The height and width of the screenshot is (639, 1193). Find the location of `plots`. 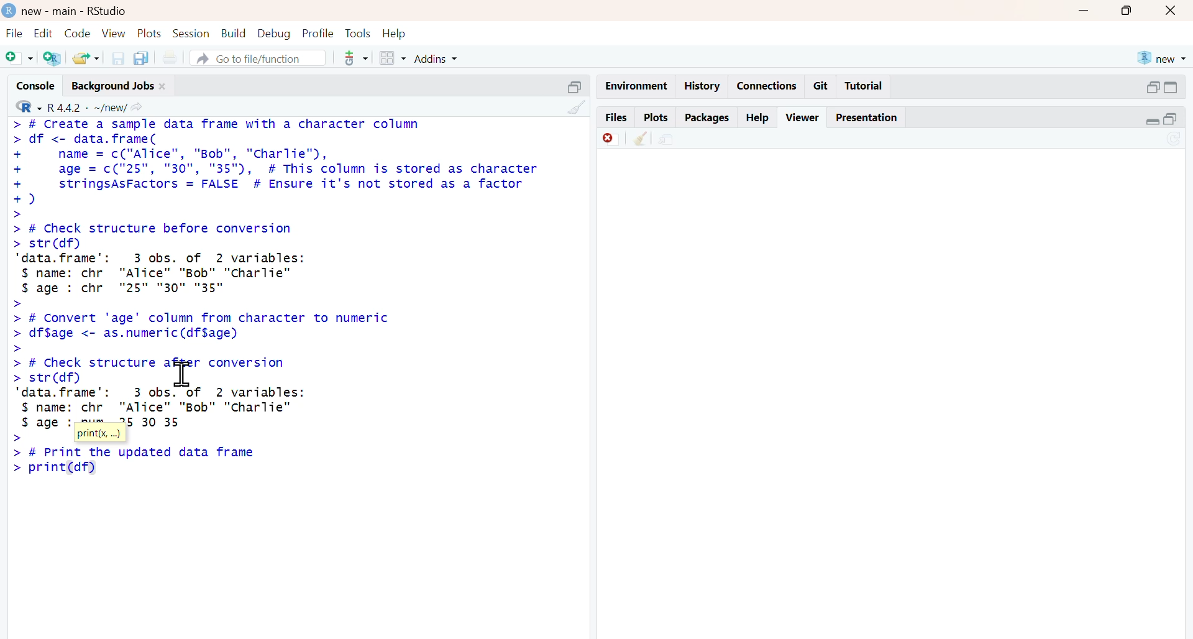

plots is located at coordinates (657, 118).